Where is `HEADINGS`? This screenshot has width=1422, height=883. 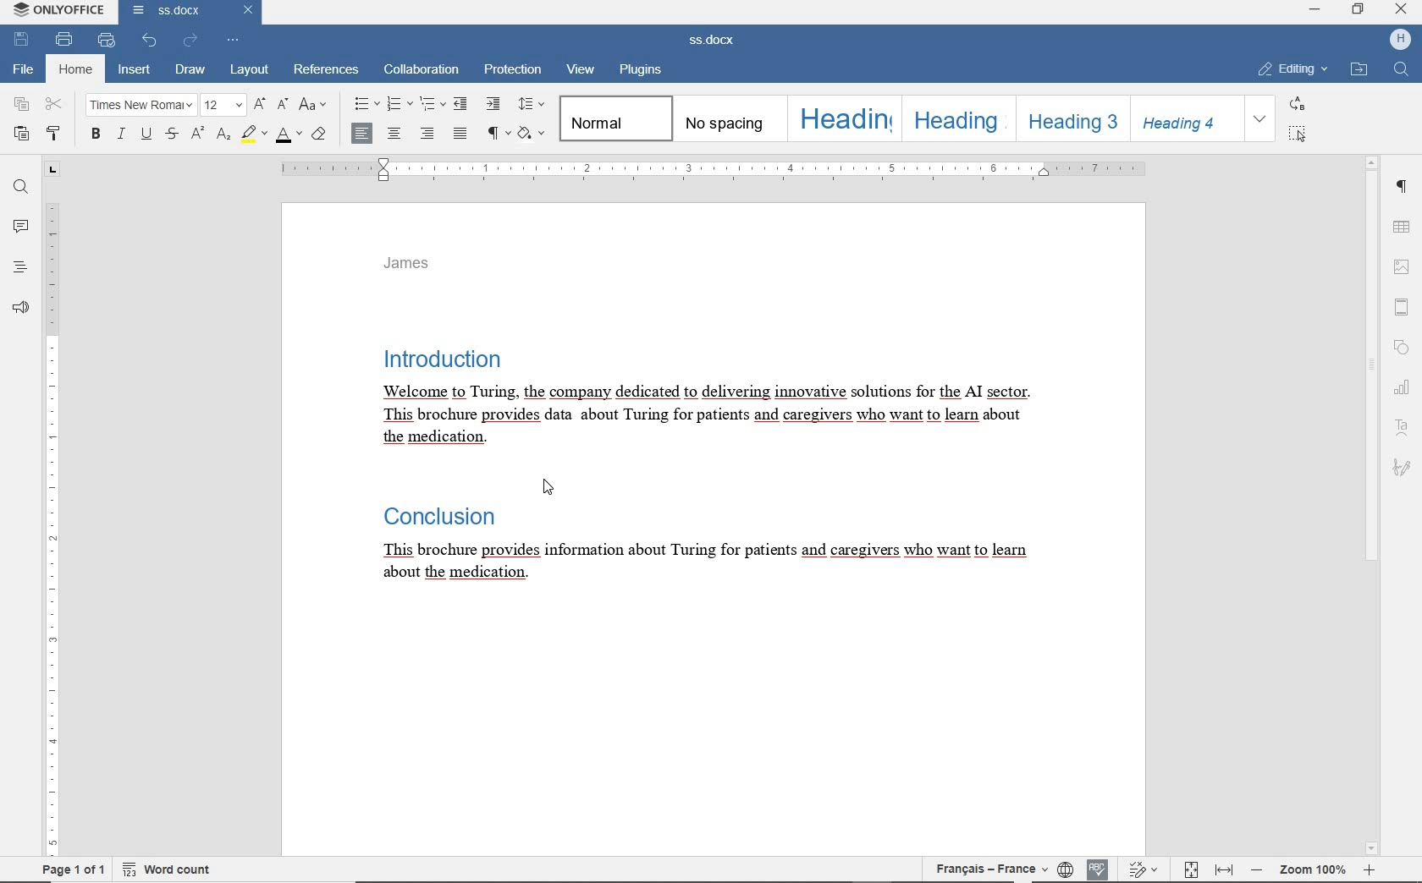
HEADINGS is located at coordinates (19, 268).